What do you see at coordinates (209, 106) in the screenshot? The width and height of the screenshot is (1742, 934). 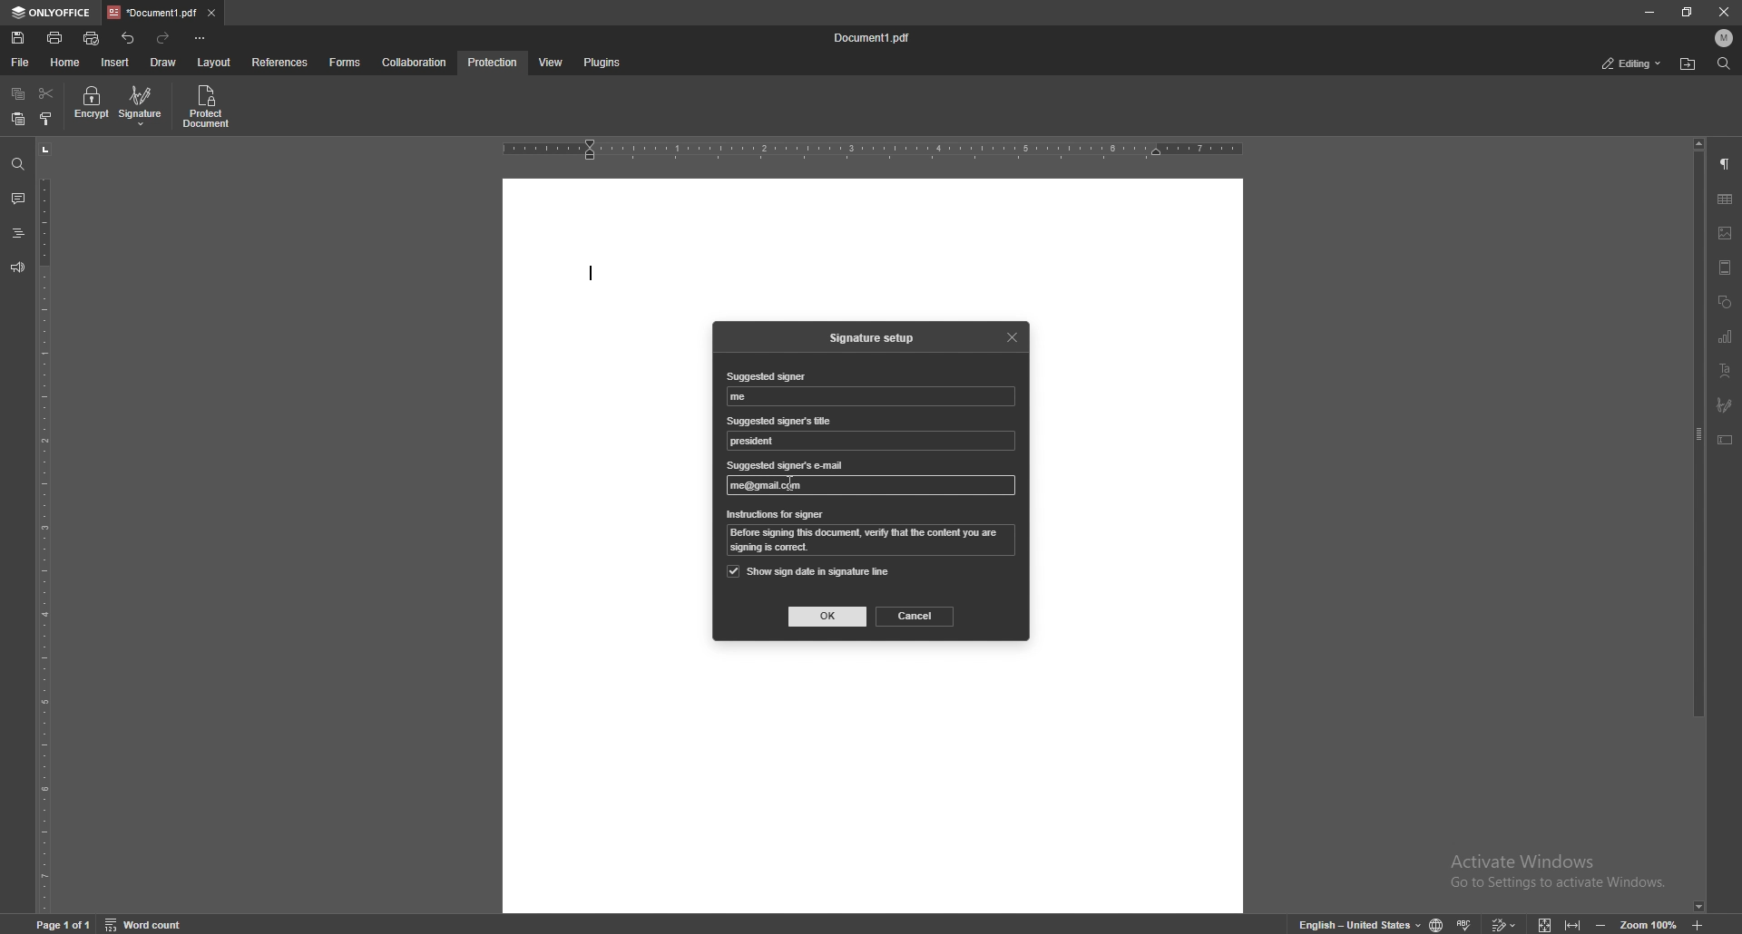 I see `protect document` at bounding box center [209, 106].